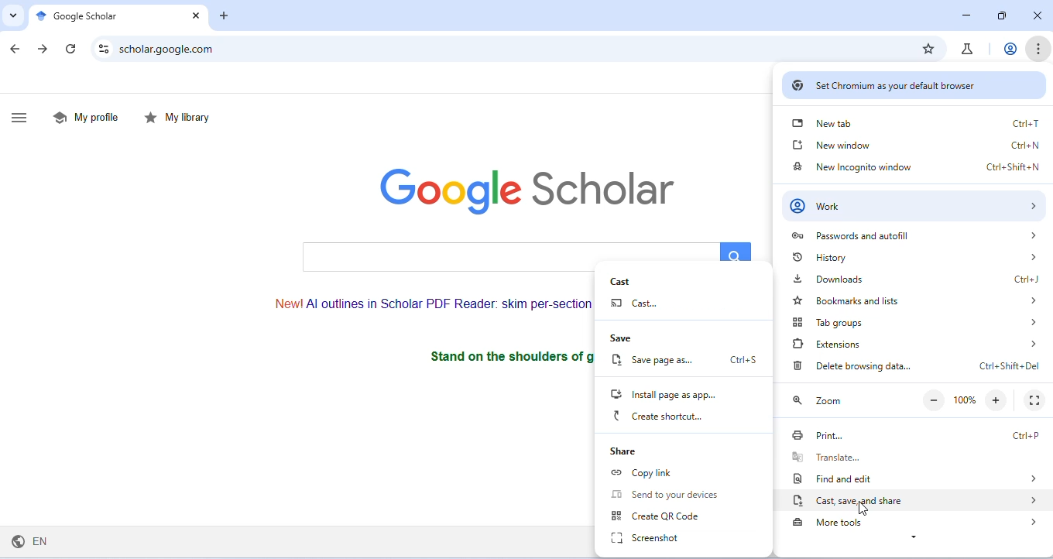 The width and height of the screenshot is (1053, 559). I want to click on refresh, so click(70, 50).